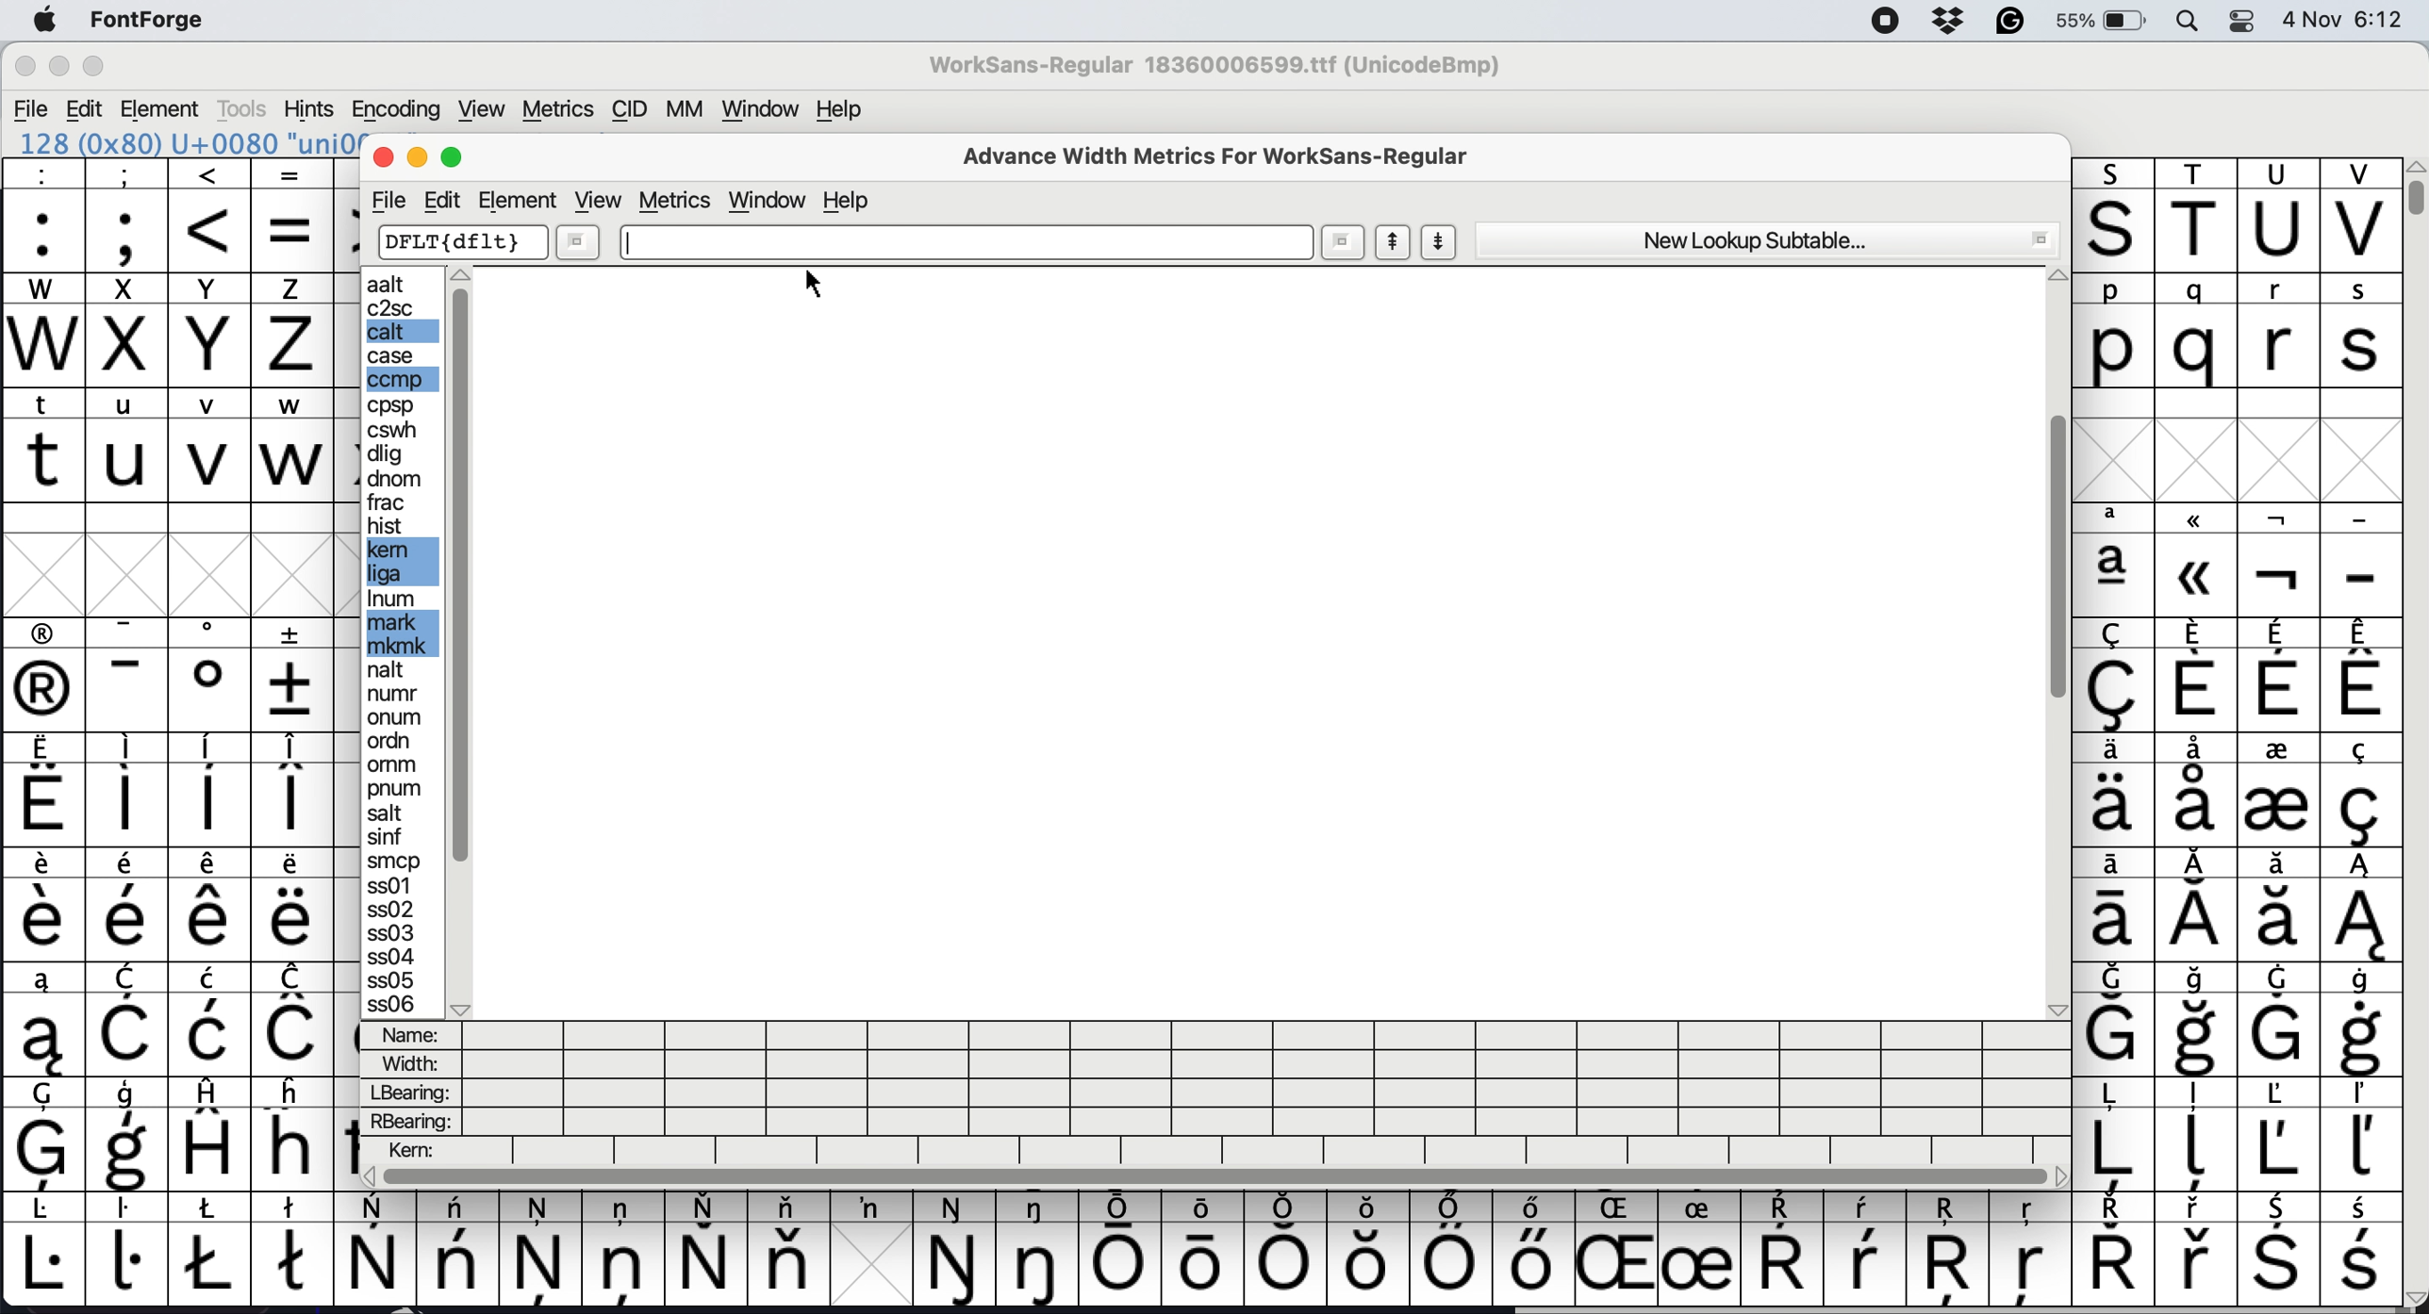 The image size is (2429, 1314). Describe the element at coordinates (2236, 979) in the screenshot. I see `special characters` at that location.